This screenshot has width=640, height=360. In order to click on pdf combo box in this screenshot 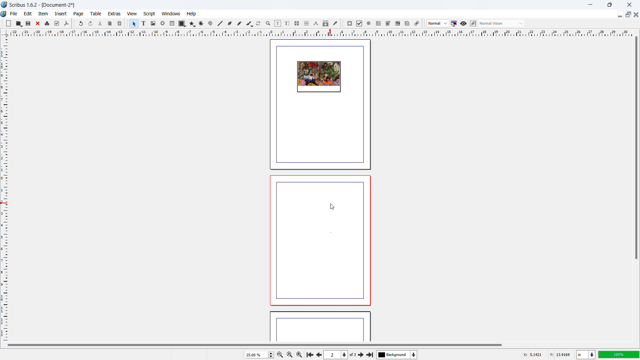, I will do `click(388, 23)`.